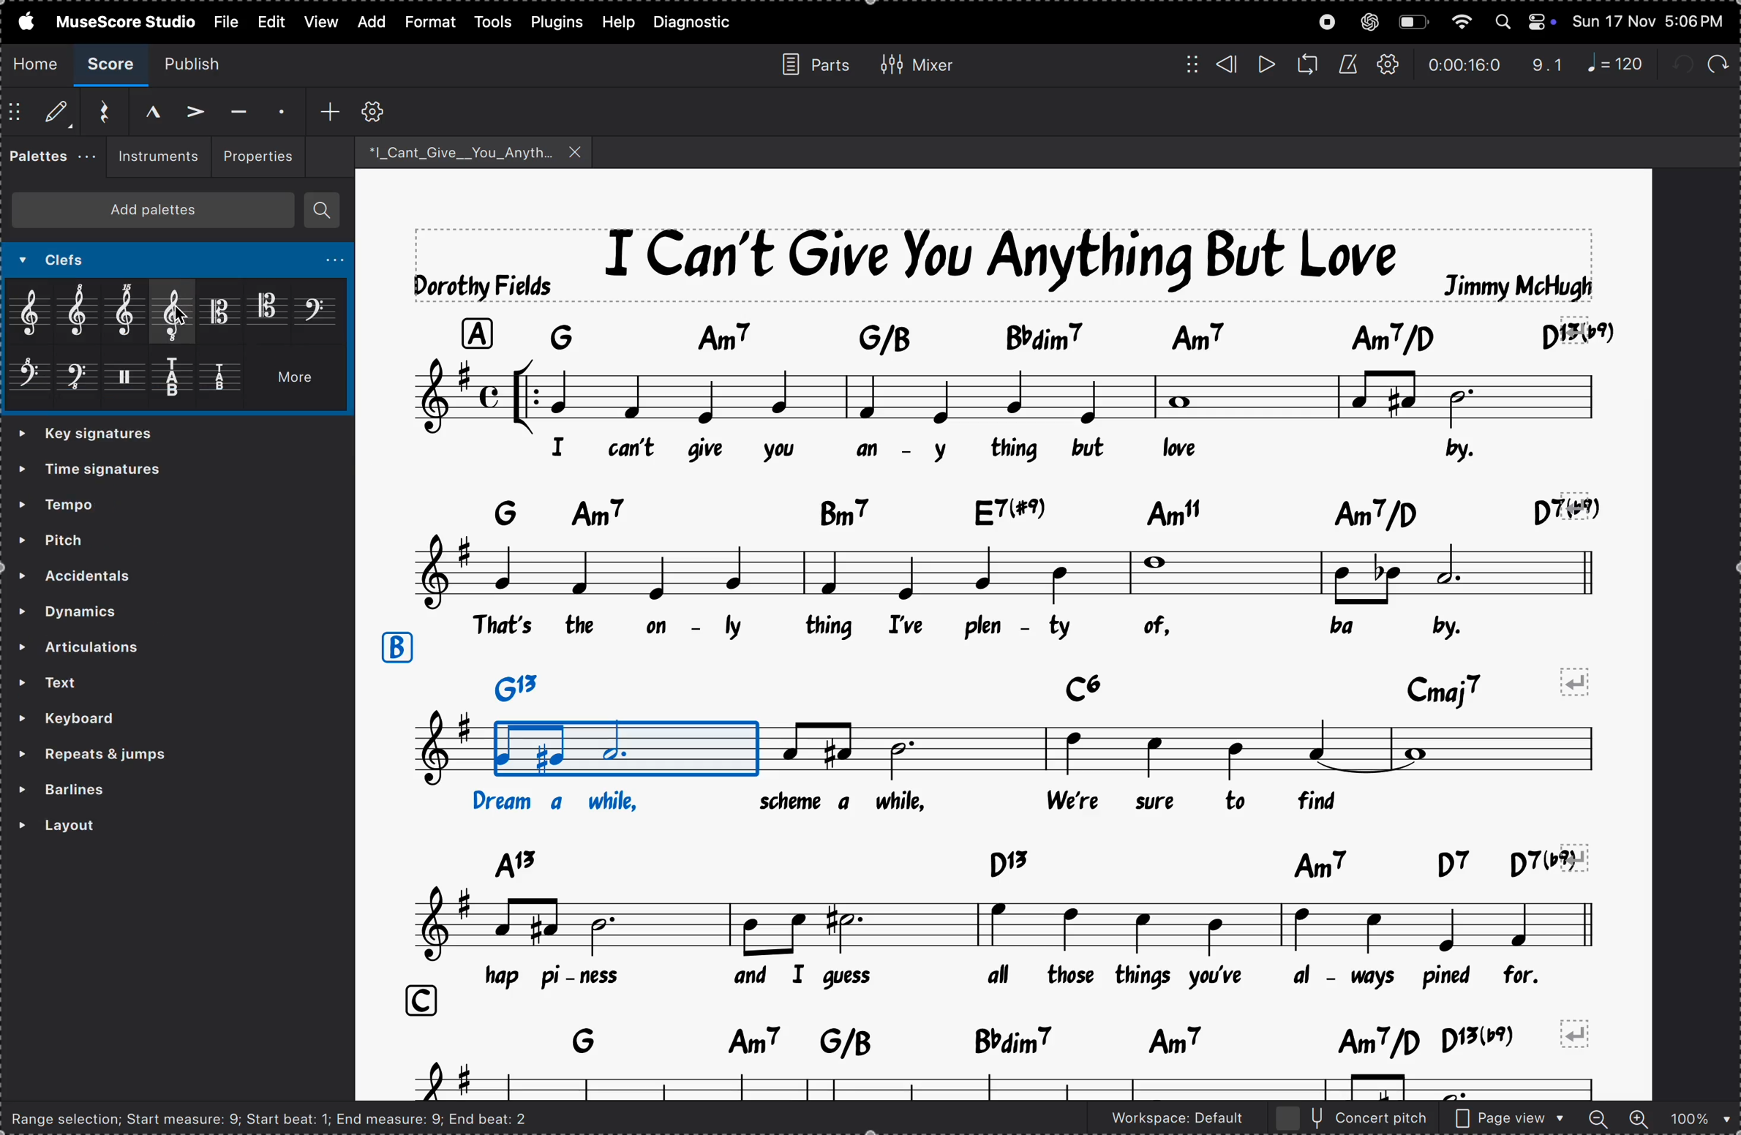 The height and width of the screenshot is (1135, 1741). Describe the element at coordinates (415, 1001) in the screenshot. I see `row` at that location.